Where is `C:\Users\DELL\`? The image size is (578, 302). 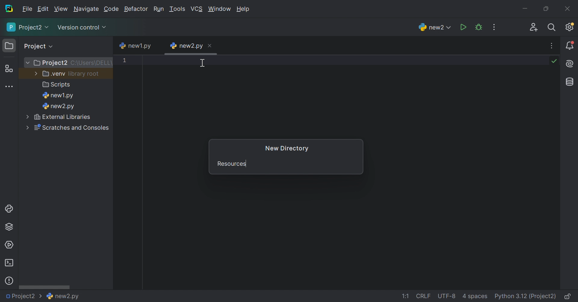 C:\Users\DELL\ is located at coordinates (92, 63).